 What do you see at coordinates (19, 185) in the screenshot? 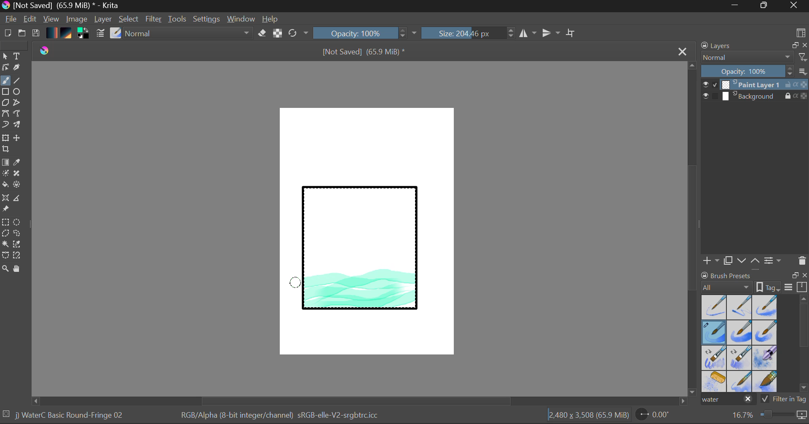
I see `Enclose and Fill` at bounding box center [19, 185].